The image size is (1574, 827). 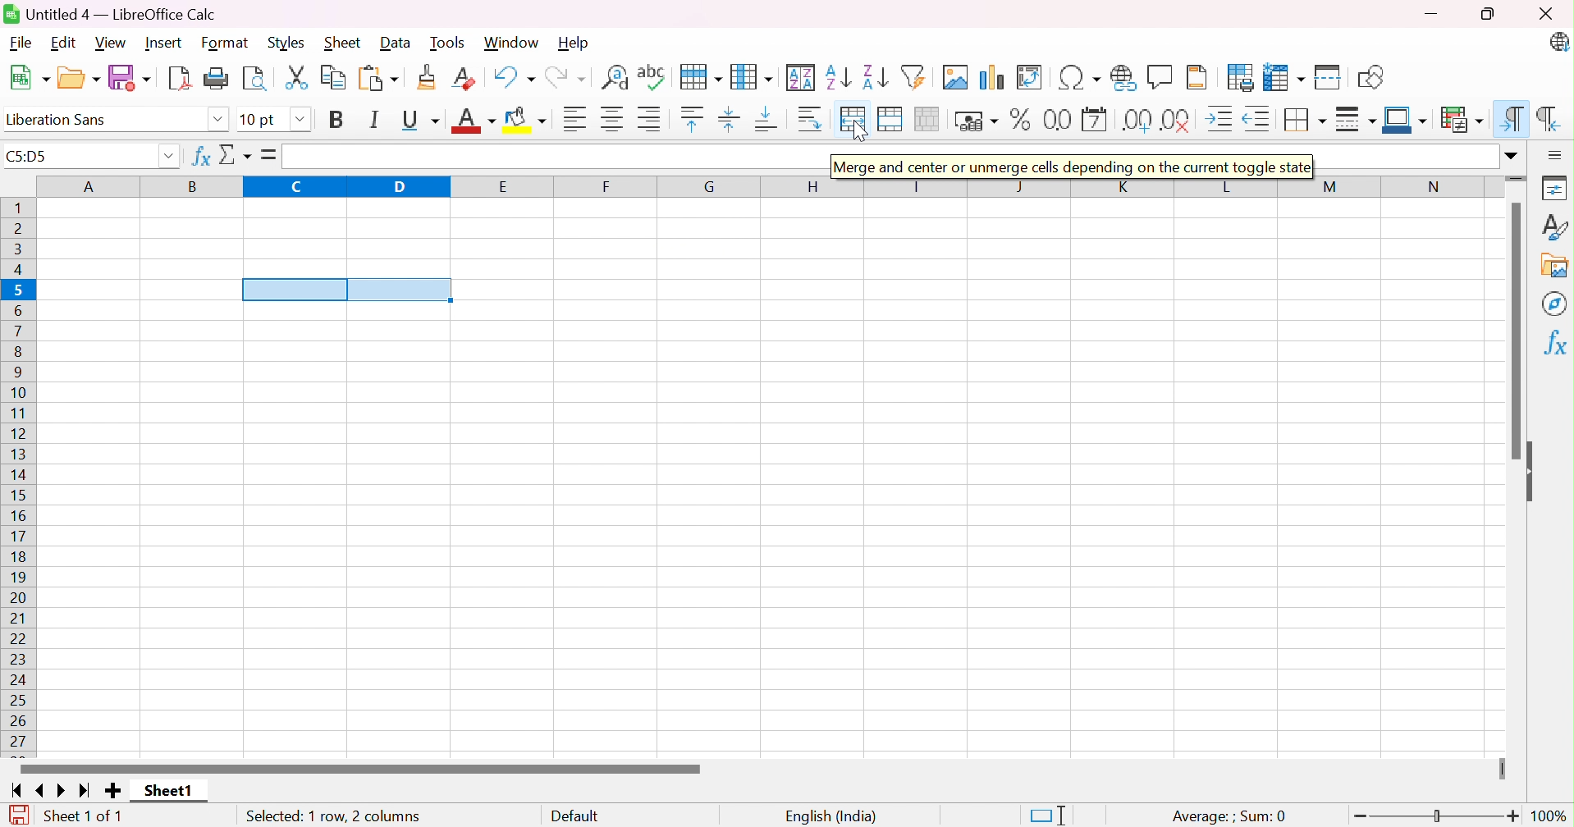 What do you see at coordinates (21, 473) in the screenshot?
I see `Row Number` at bounding box center [21, 473].